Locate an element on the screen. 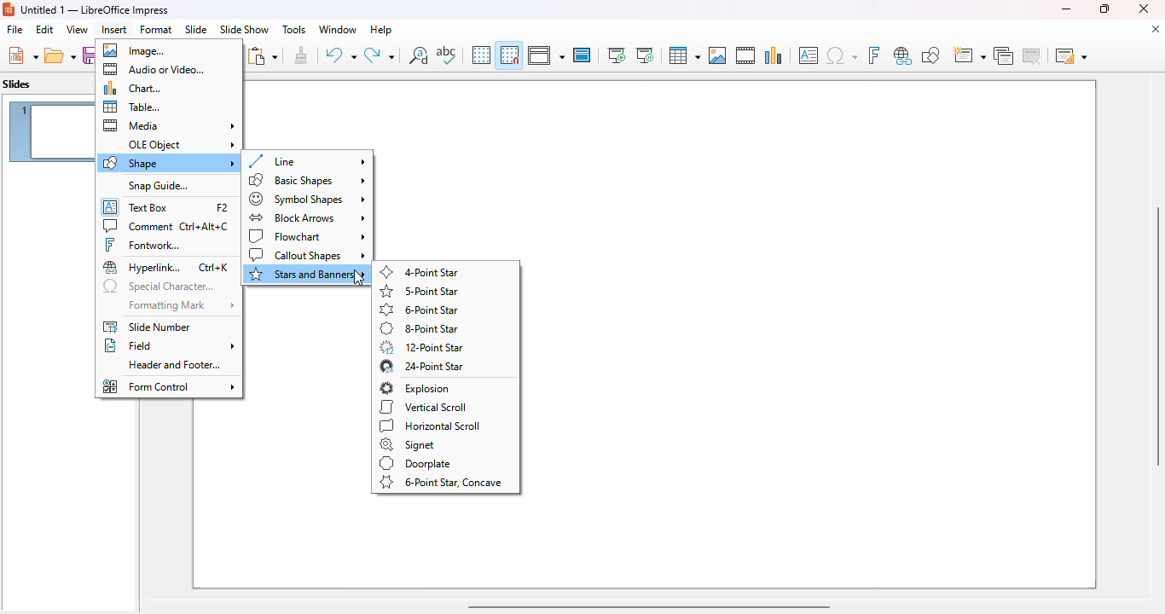  field is located at coordinates (170, 346).